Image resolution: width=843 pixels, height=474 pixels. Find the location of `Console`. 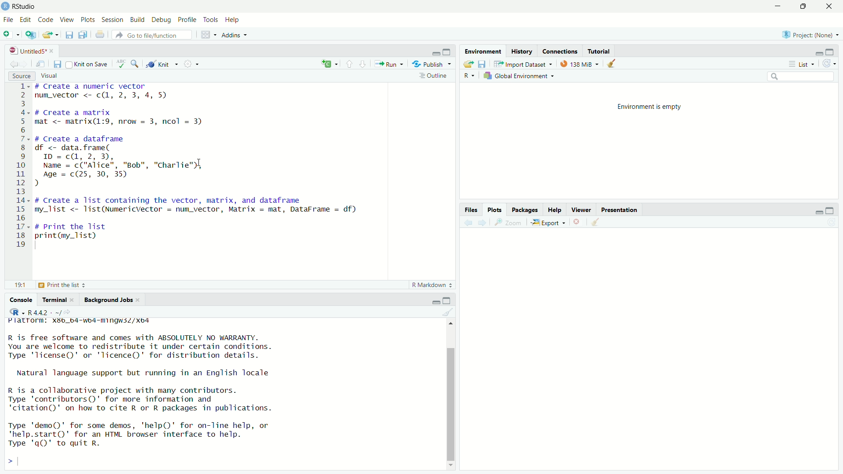

Console is located at coordinates (22, 299).